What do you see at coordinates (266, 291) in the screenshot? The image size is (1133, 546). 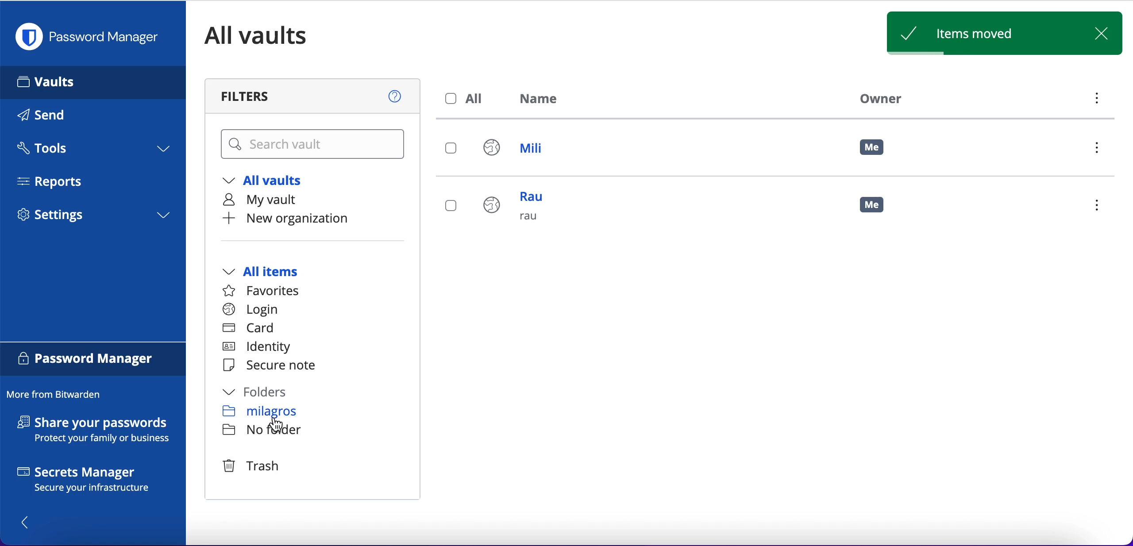 I see `favorites` at bounding box center [266, 291].